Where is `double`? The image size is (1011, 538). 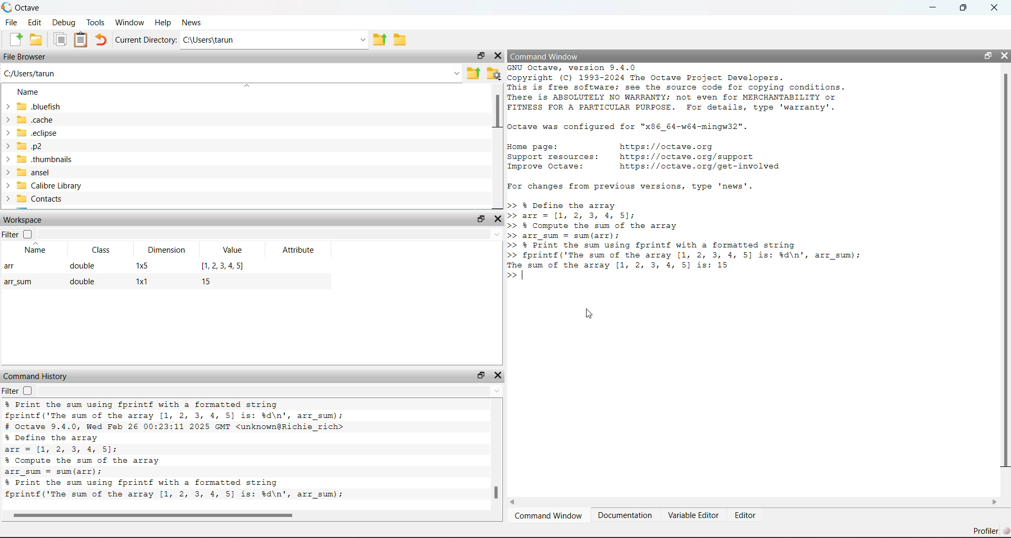 double is located at coordinates (82, 265).